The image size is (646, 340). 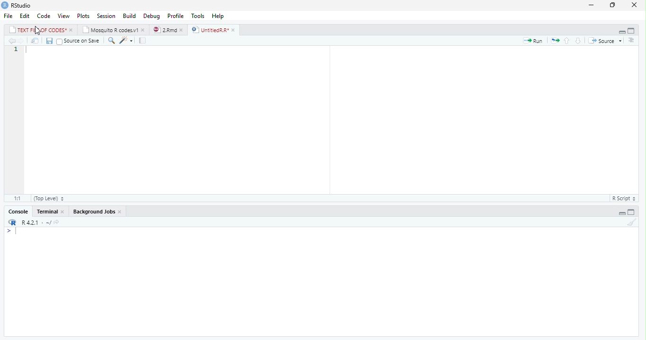 What do you see at coordinates (199, 16) in the screenshot?
I see `Tools` at bounding box center [199, 16].